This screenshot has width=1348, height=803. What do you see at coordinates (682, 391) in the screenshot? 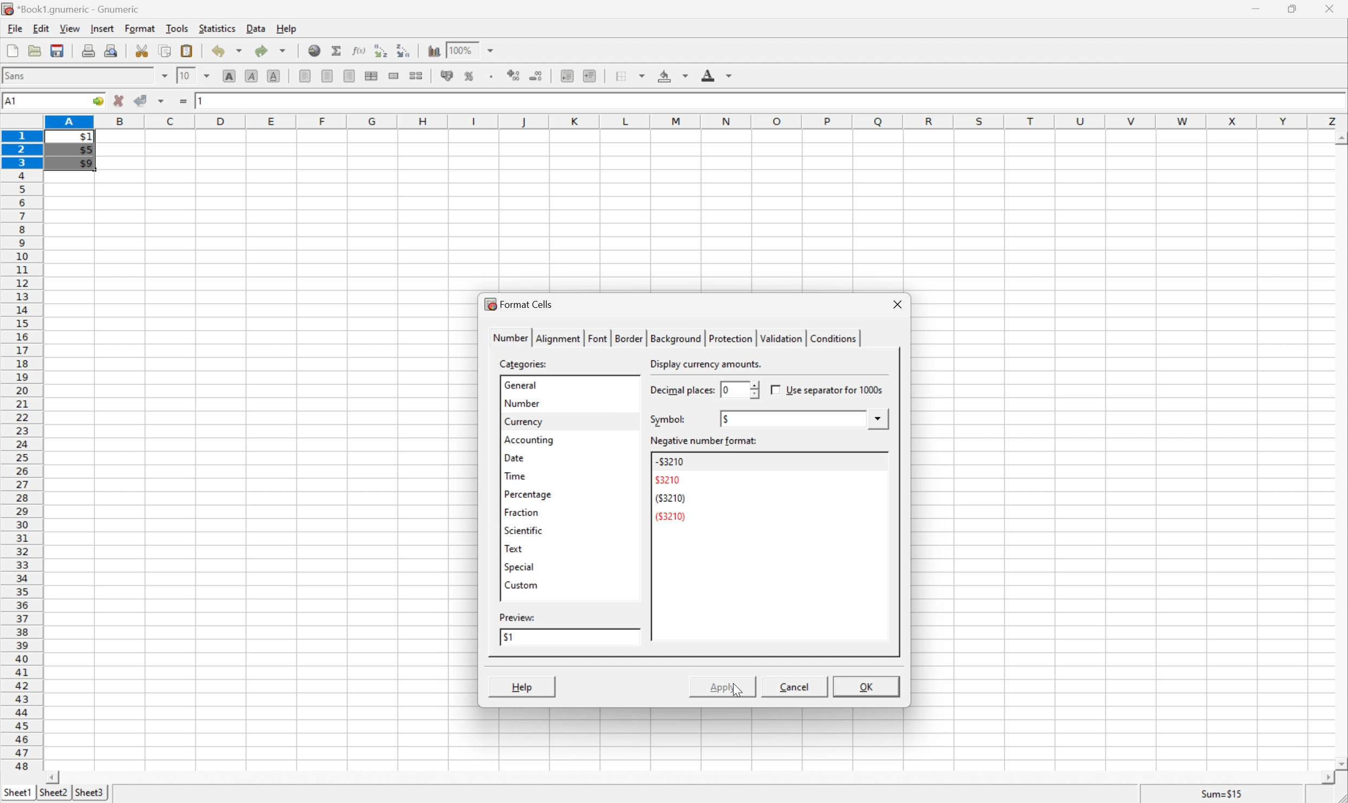
I see `decimal places` at bounding box center [682, 391].